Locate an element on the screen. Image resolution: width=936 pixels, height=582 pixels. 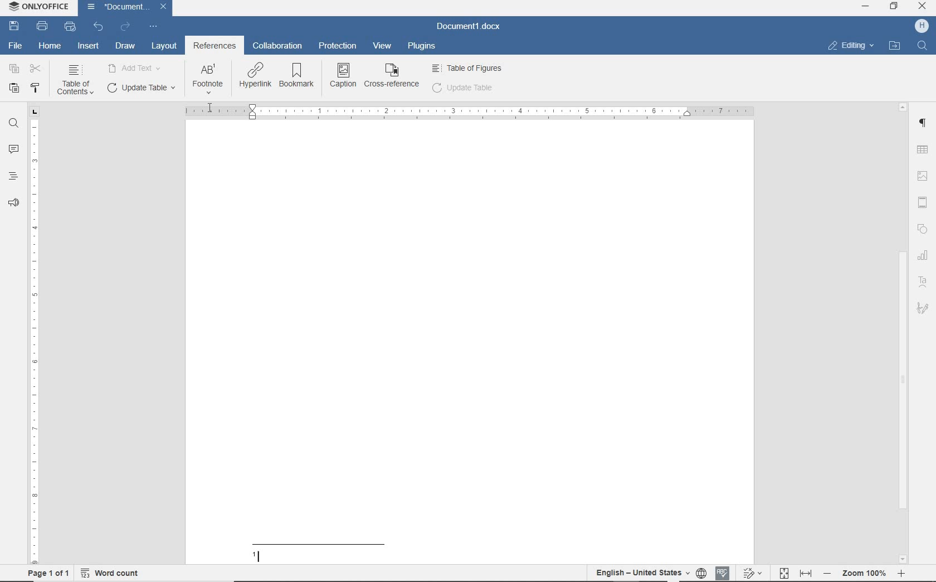
English — United States - is located at coordinates (641, 573).